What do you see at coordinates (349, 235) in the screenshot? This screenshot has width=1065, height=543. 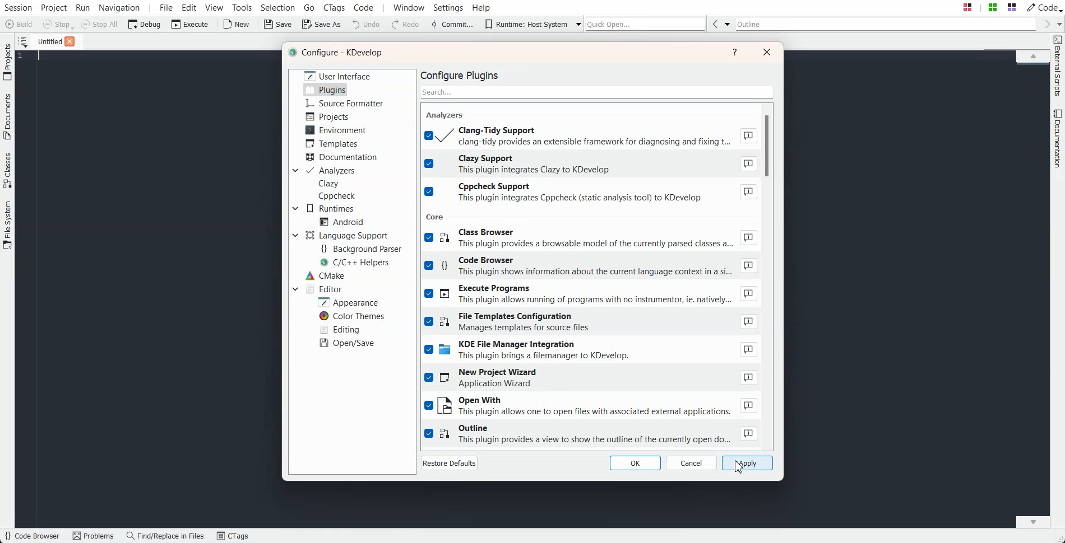 I see `Language Support` at bounding box center [349, 235].